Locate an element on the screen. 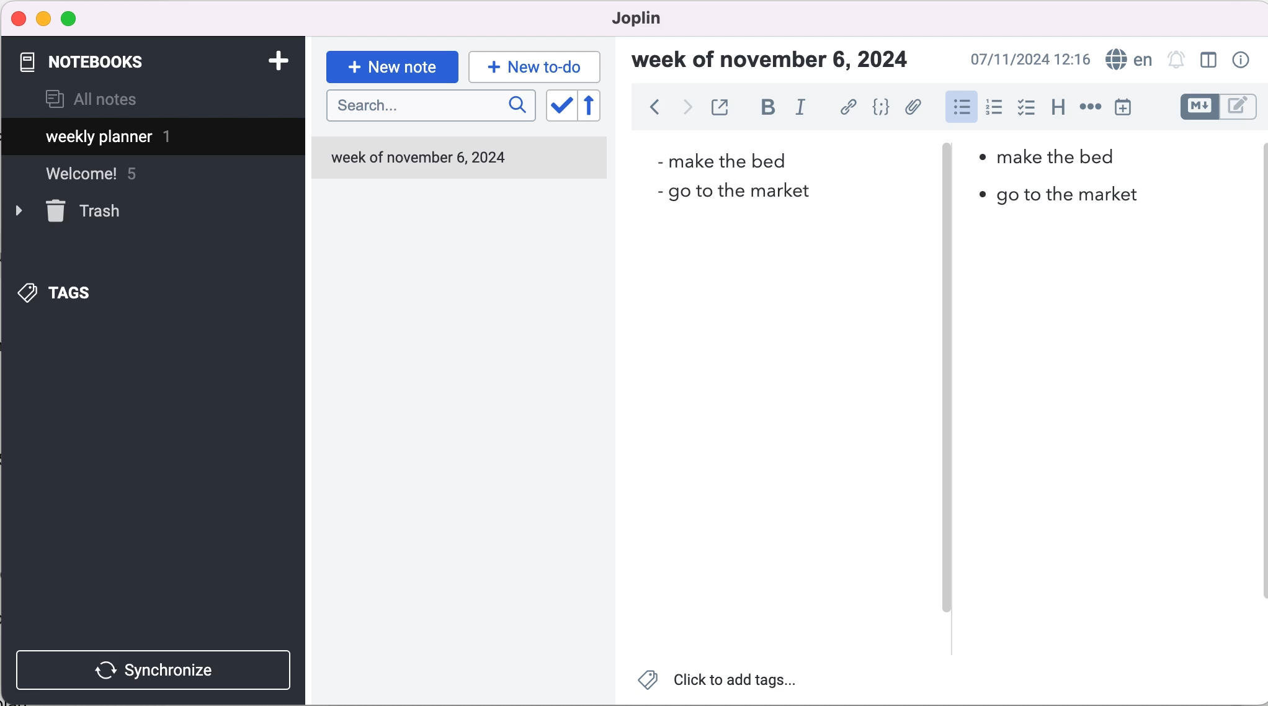 The height and width of the screenshot is (706, 1268). add note is located at coordinates (277, 60).